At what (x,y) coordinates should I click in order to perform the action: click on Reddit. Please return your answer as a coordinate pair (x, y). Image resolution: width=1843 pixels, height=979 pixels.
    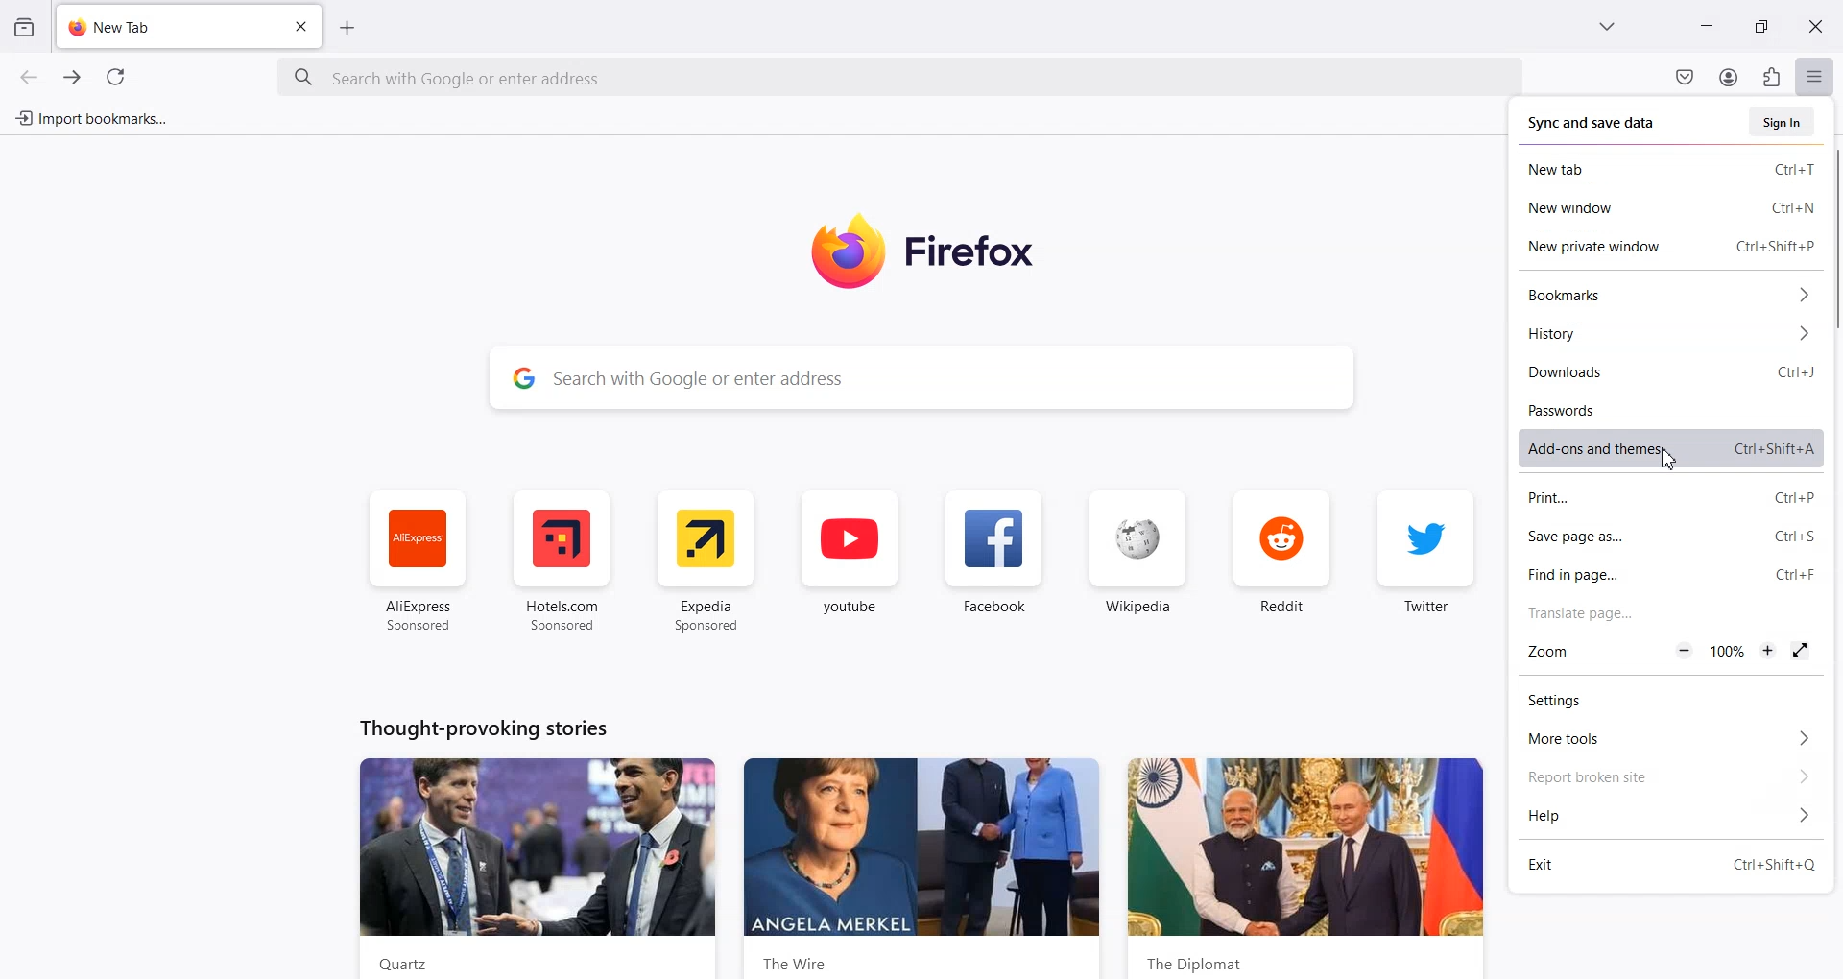
    Looking at the image, I should click on (1282, 557).